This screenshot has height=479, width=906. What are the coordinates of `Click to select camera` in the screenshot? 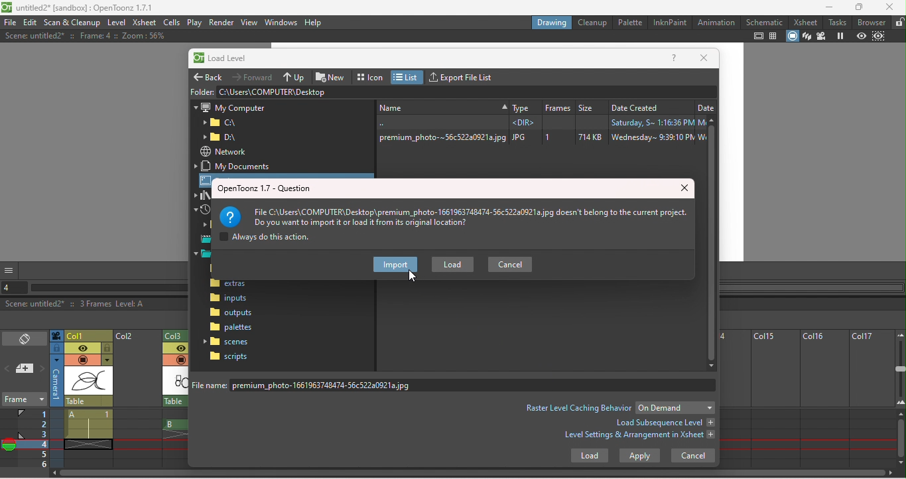 It's located at (56, 336).